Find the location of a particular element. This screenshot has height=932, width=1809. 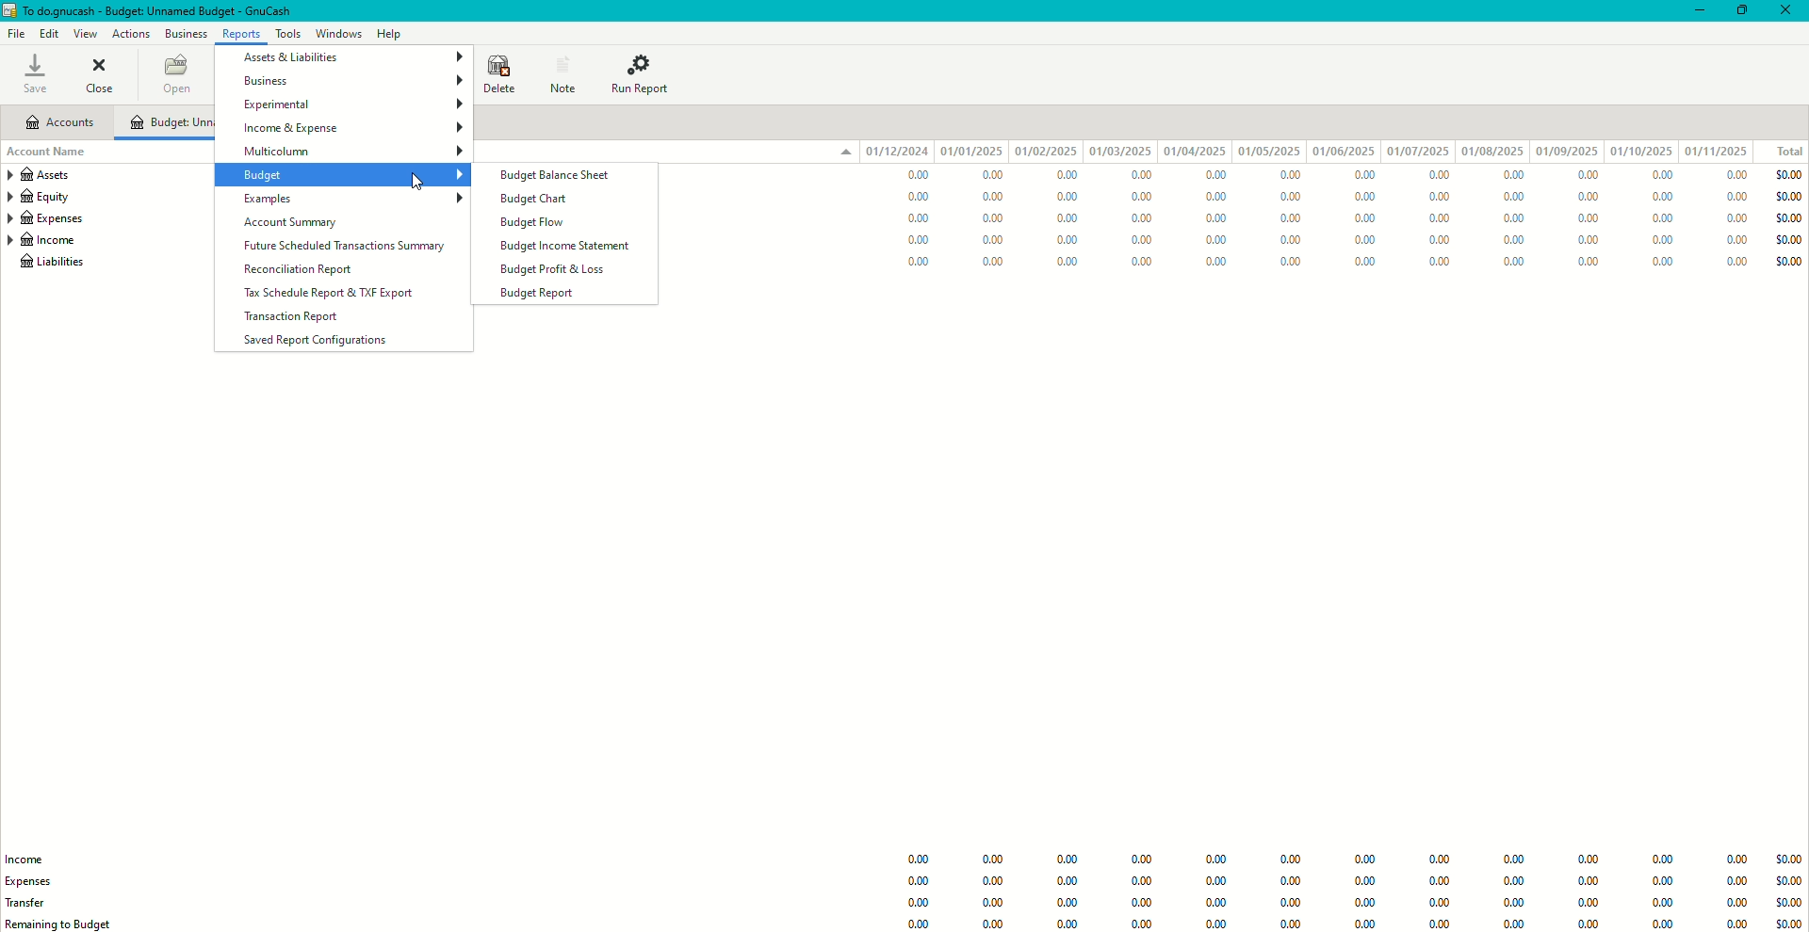

Tools is located at coordinates (285, 33).